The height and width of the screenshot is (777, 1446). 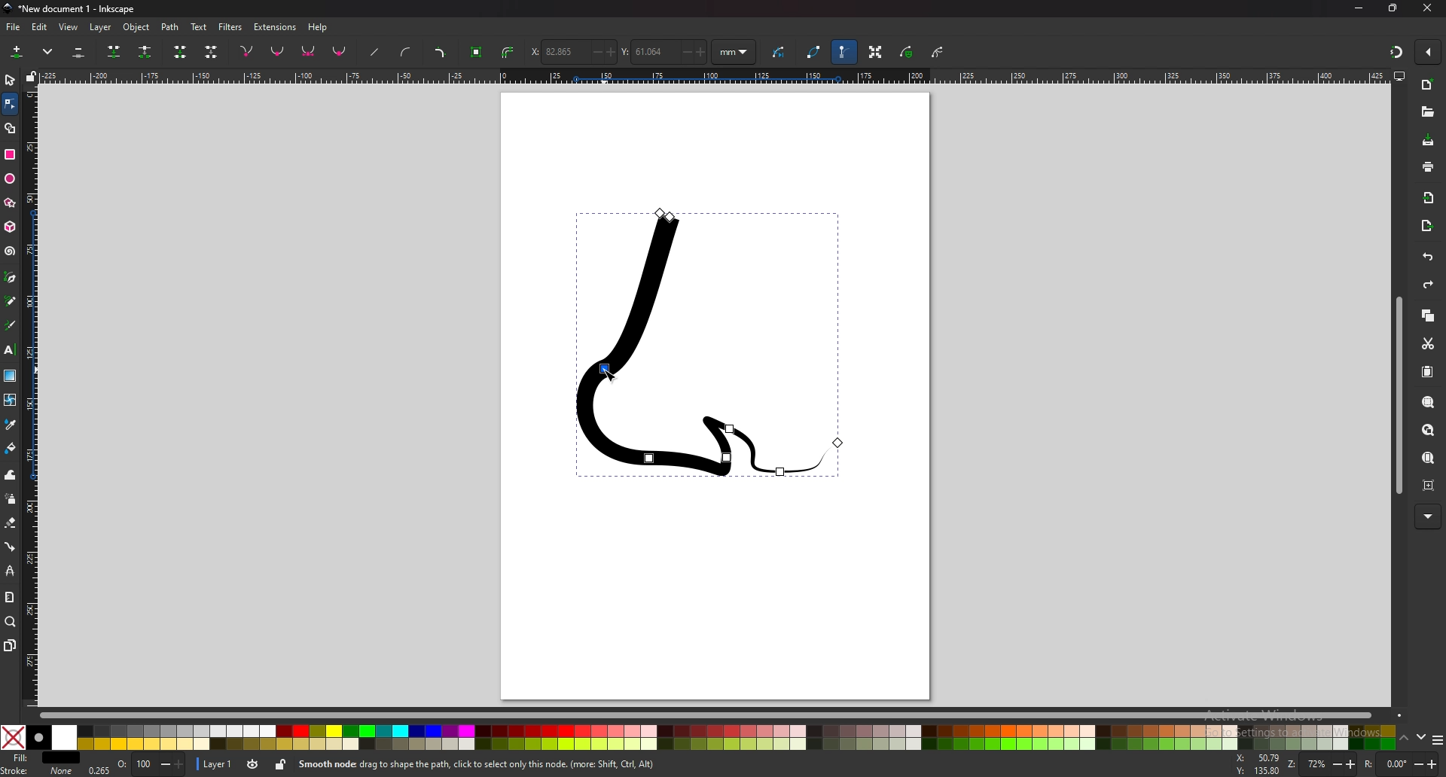 What do you see at coordinates (340, 51) in the screenshot?
I see `auto smooth` at bounding box center [340, 51].